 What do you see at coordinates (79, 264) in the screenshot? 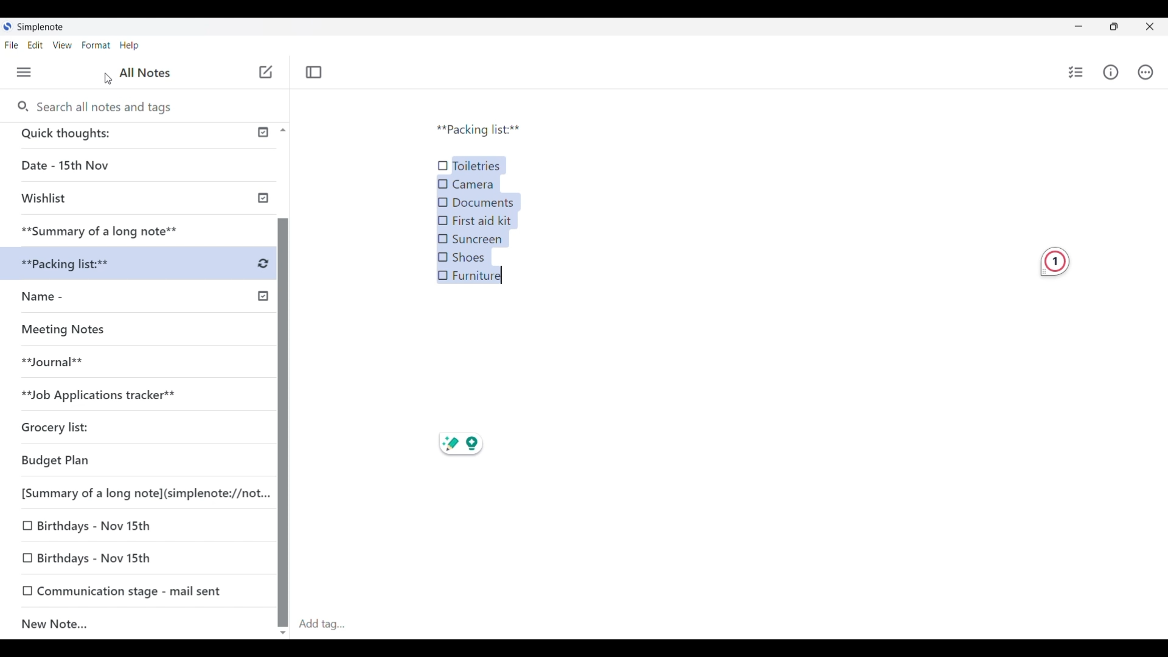
I see `xx
Packi
acking list:**` at bounding box center [79, 264].